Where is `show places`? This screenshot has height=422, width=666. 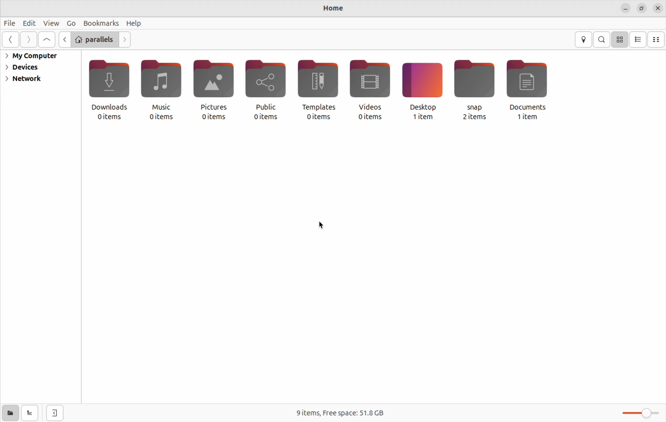 show places is located at coordinates (10, 415).